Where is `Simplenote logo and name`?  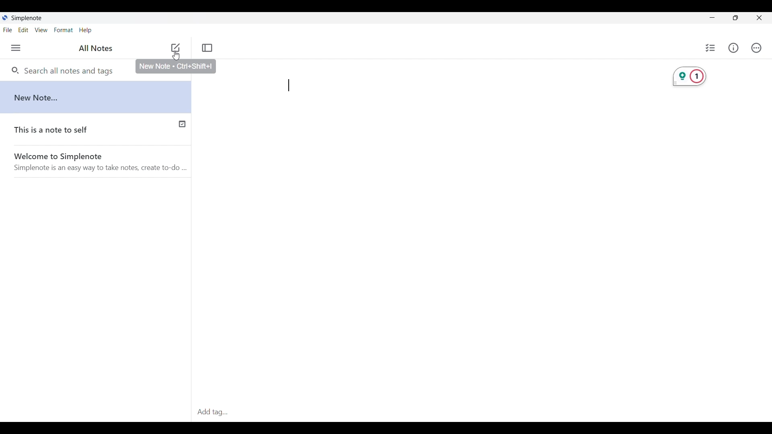 Simplenote logo and name is located at coordinates (25, 18).